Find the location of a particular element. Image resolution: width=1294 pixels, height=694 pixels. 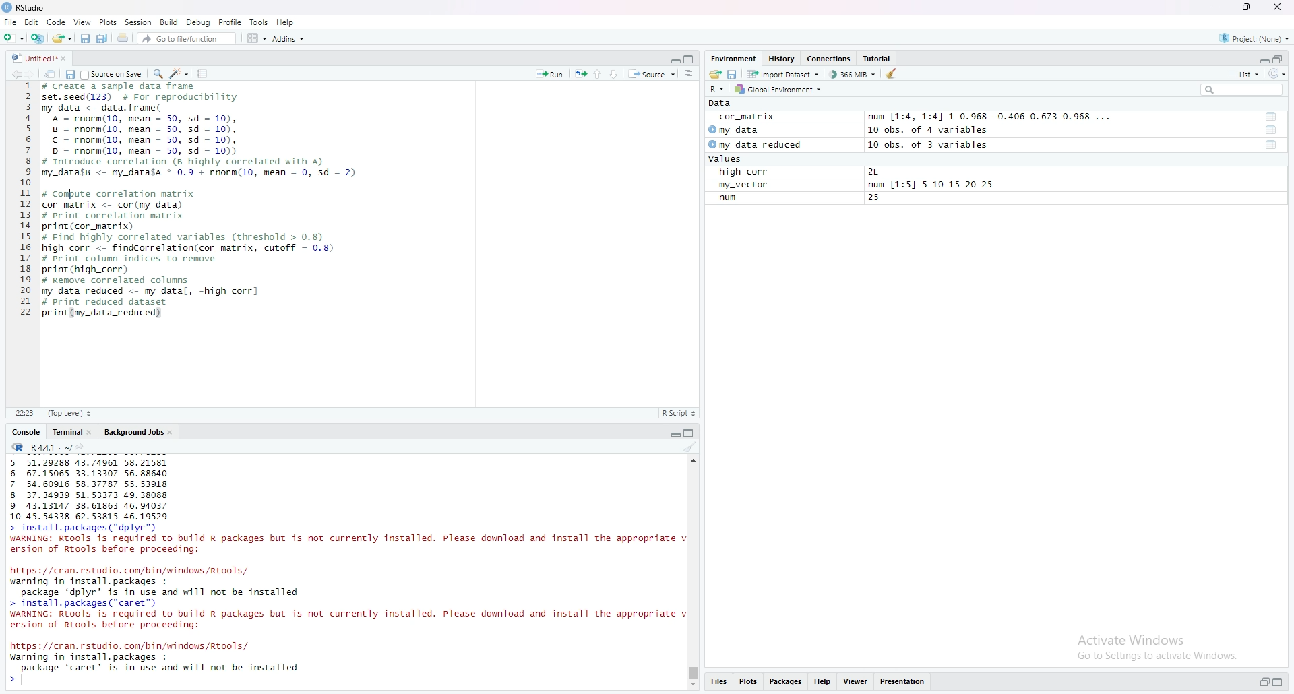

# Create a sample data frame
set.seed(123) # For reproducibility
my_data <- data. frame(
A = rnorm(10, mean = 50, sd = 10),
8 = rnorm(10, mean = 50, sd = 10),
© = rnorm(10, mean = 50, sd = 10),
D = rnorm(10, mean = 50, sd = 10))
# Introduce correlation (8 highly correlated with A)
my_datass <- my_datasa * 0.9 + rnorm(10, mean = 0, sd = 2) is located at coordinates (206, 132).